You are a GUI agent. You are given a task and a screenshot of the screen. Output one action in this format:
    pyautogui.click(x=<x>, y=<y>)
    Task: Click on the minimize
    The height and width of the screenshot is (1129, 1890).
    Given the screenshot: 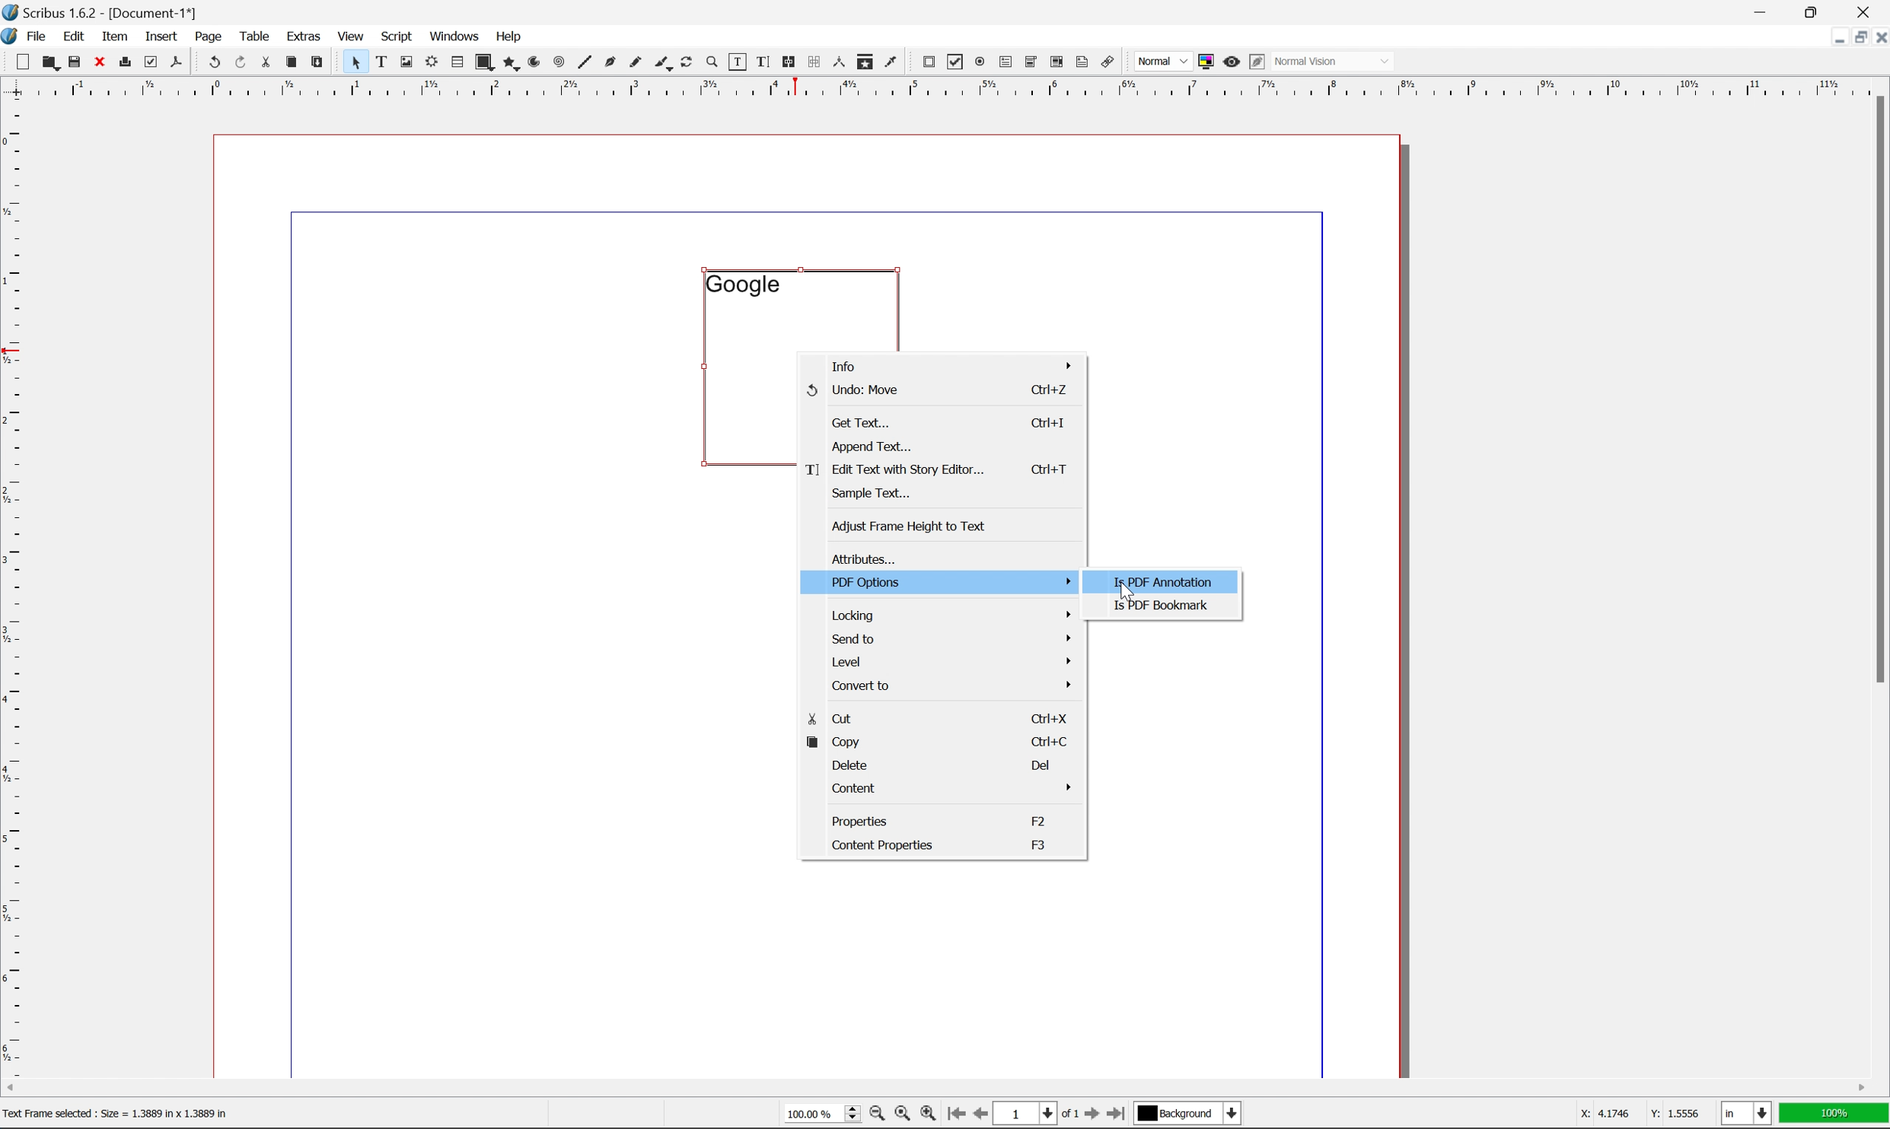 What is the action you would take?
    pyautogui.click(x=1830, y=36)
    